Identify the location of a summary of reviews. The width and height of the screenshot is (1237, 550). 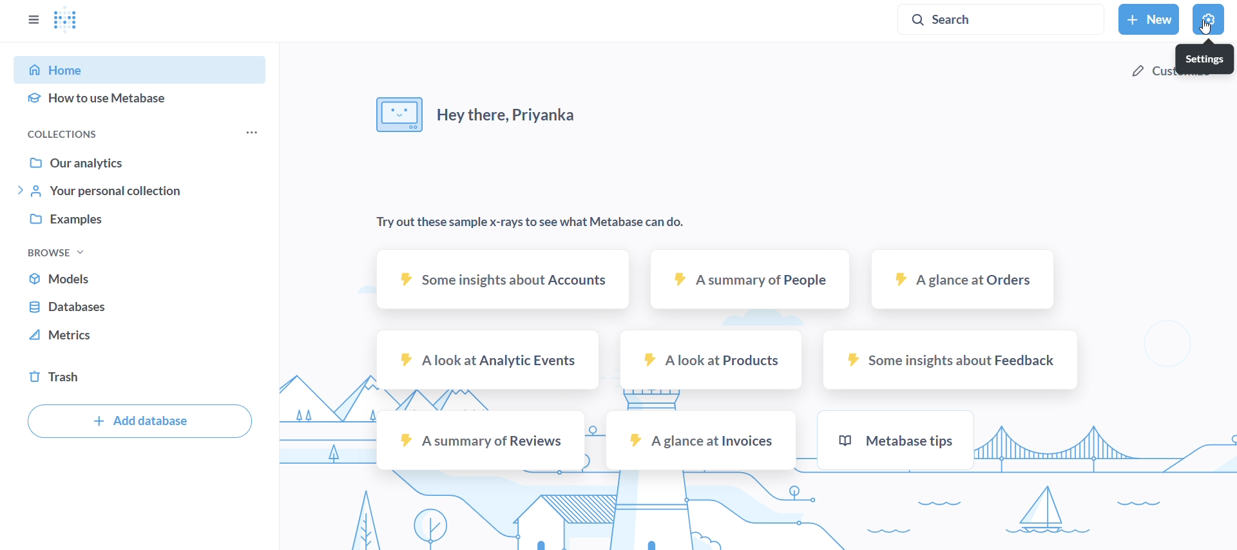
(479, 439).